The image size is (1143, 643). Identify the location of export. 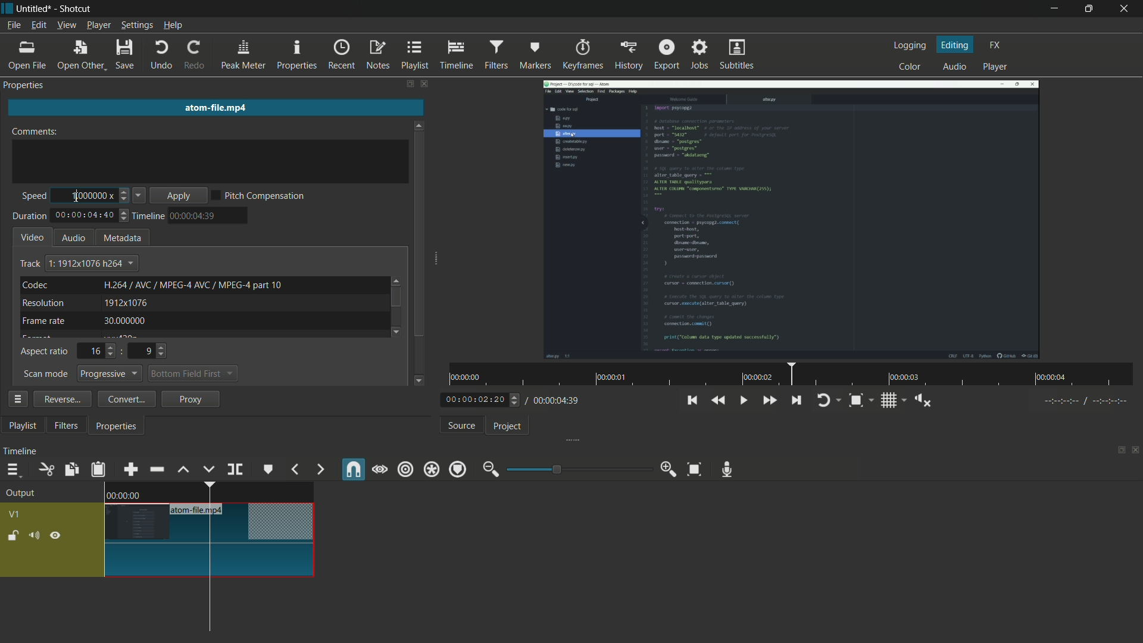
(667, 55).